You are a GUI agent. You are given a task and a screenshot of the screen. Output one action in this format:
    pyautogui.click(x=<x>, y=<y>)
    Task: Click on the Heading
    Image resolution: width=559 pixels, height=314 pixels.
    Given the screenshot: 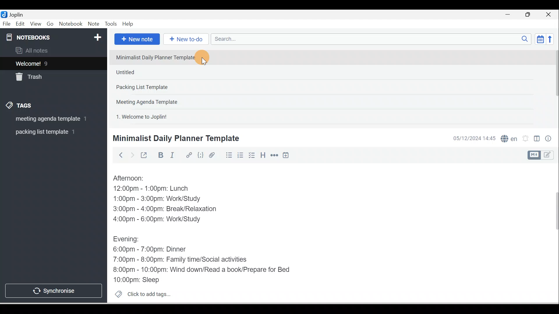 What is the action you would take?
    pyautogui.click(x=263, y=155)
    